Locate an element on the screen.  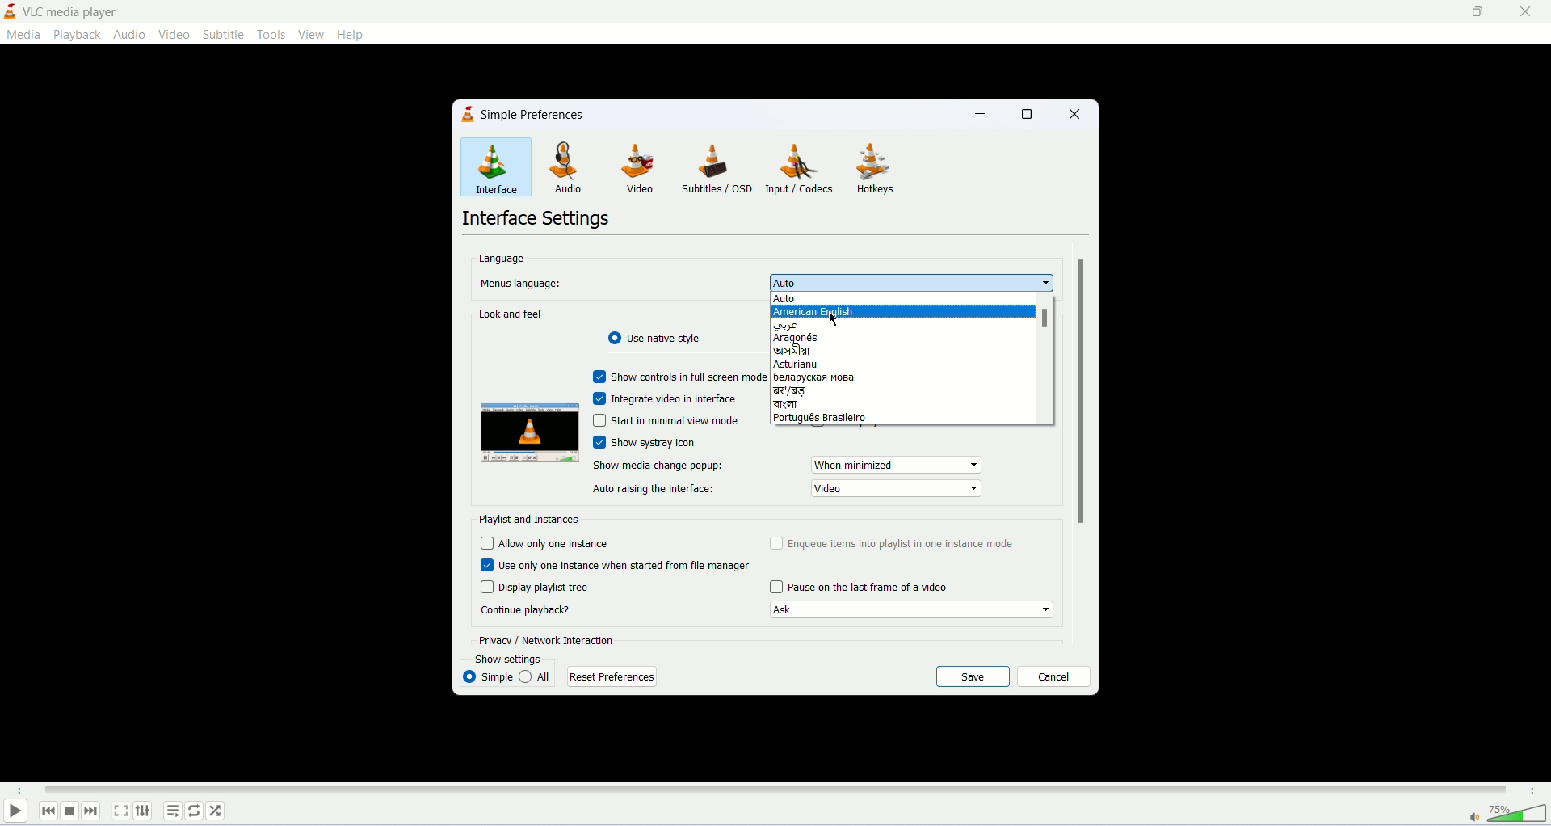
volume bar is located at coordinates (1519, 812).